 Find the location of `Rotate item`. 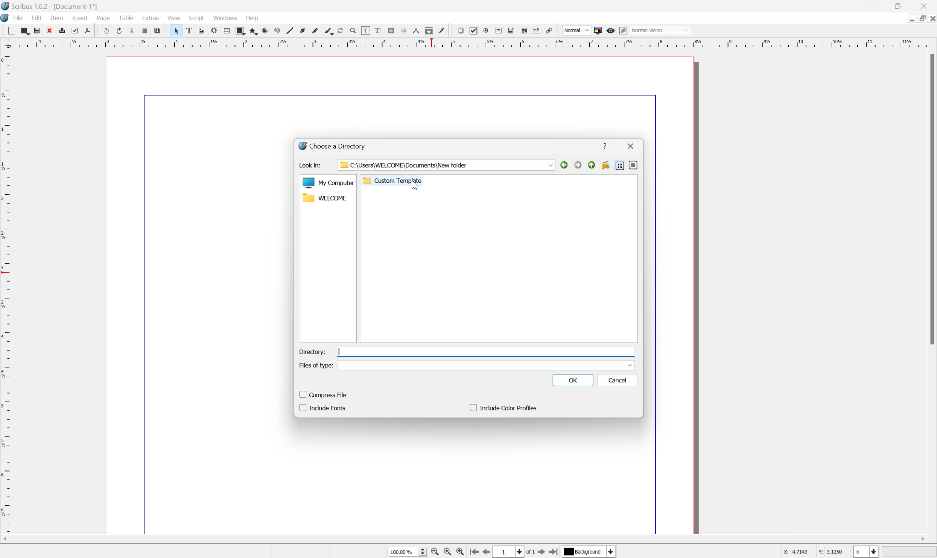

Rotate item is located at coordinates (340, 30).